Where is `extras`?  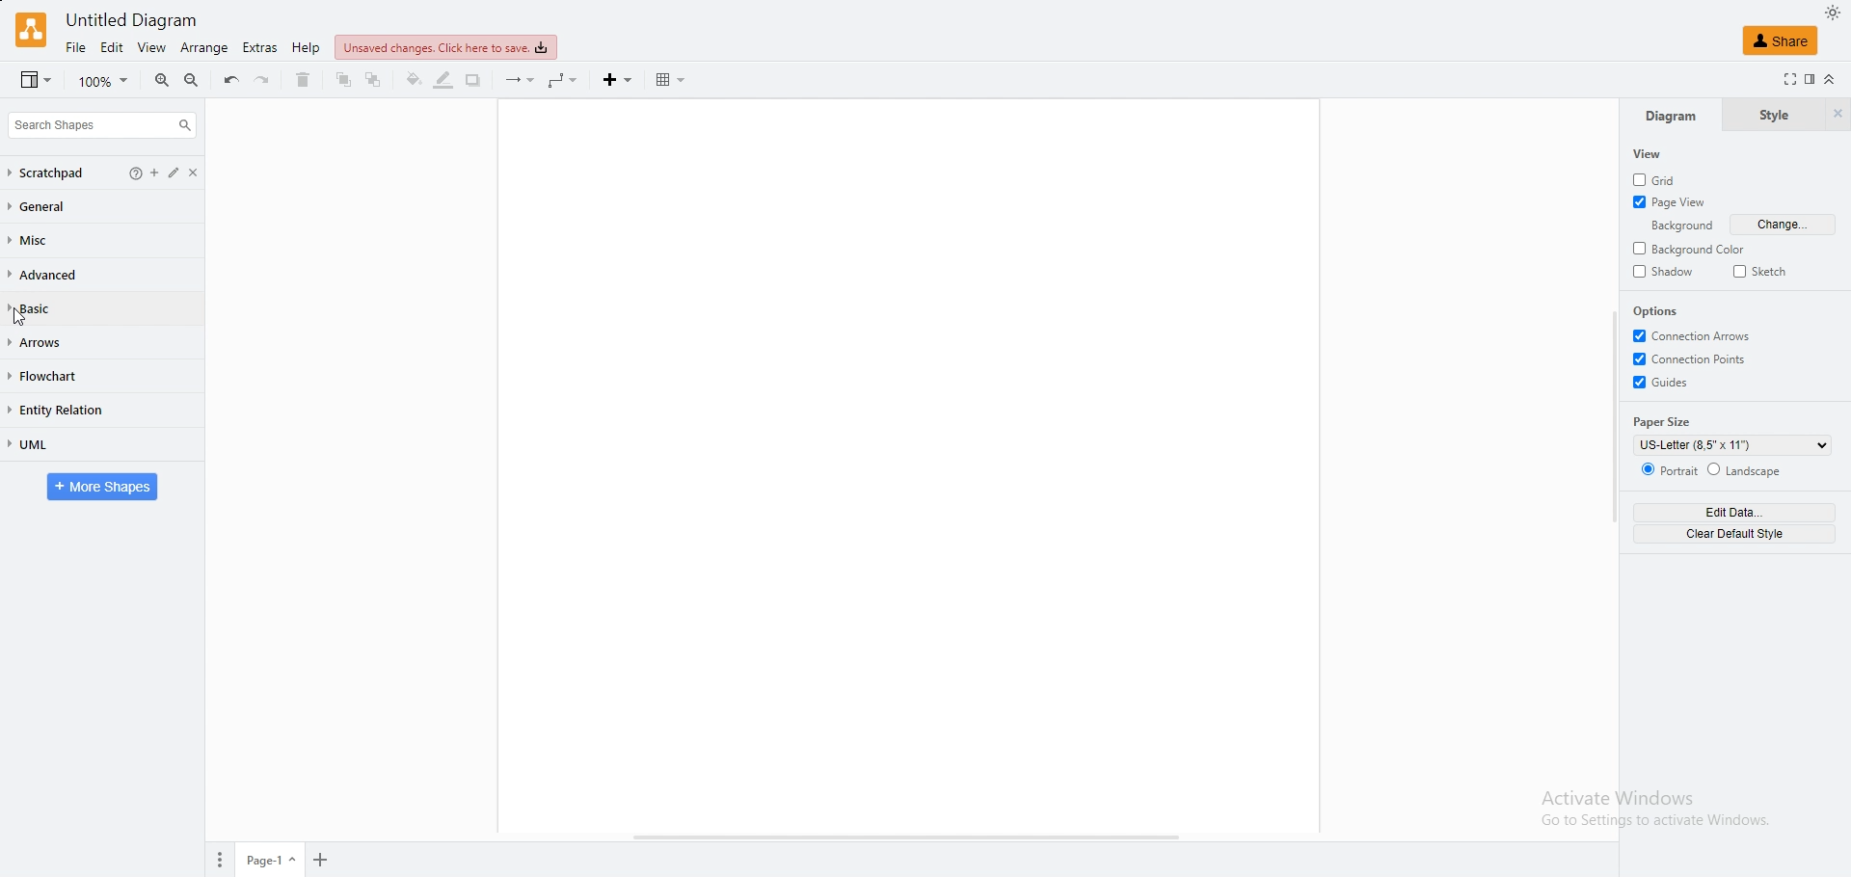 extras is located at coordinates (260, 47).